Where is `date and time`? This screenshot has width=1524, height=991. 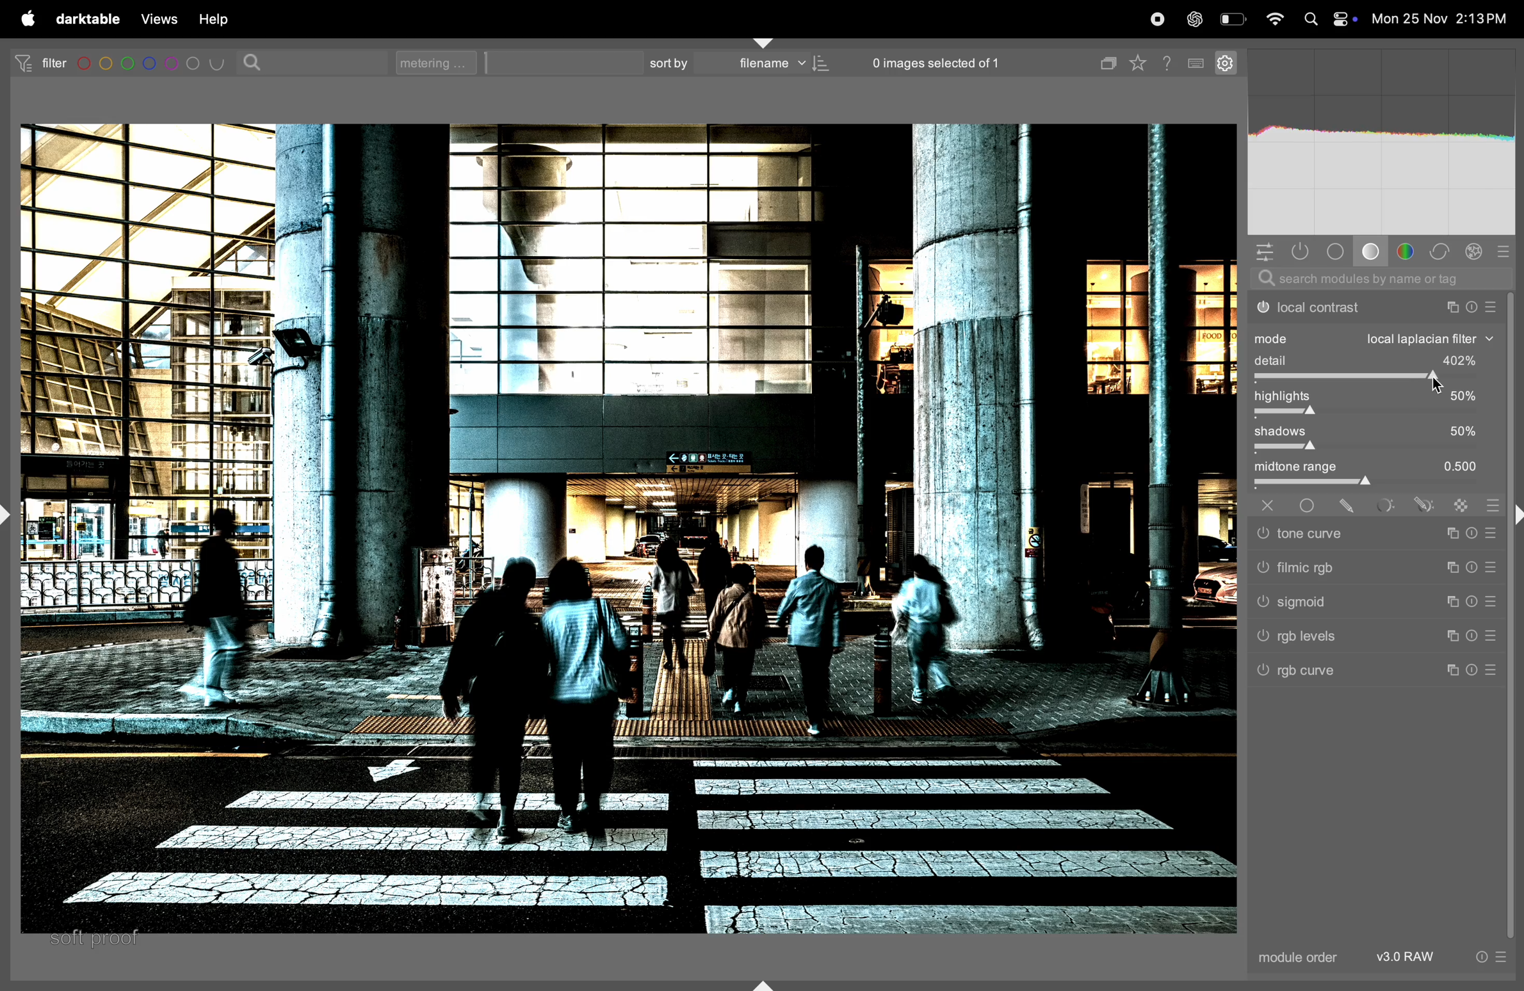
date and time is located at coordinates (1441, 19).